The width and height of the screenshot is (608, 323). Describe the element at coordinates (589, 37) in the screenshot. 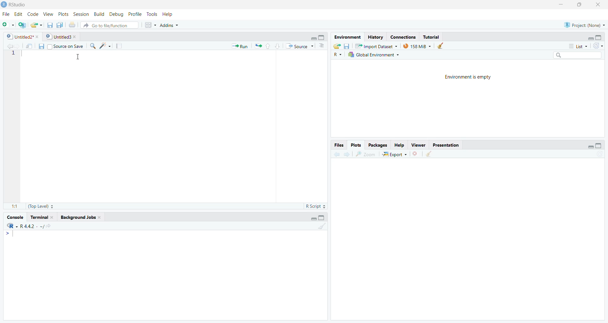

I see `Minimize/maximize` at that location.